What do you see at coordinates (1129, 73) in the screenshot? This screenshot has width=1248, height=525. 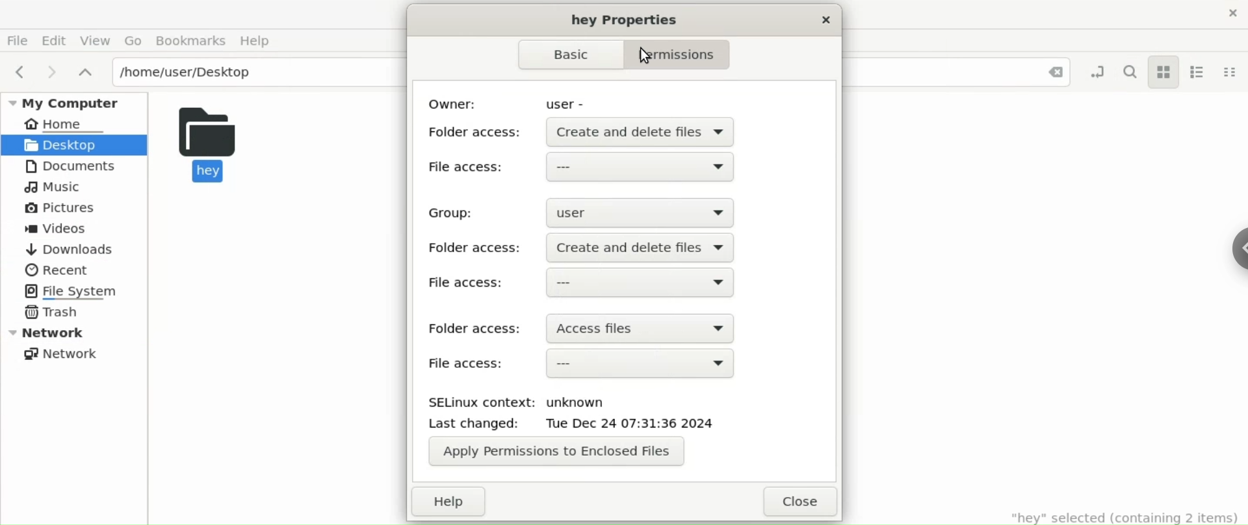 I see `search` at bounding box center [1129, 73].